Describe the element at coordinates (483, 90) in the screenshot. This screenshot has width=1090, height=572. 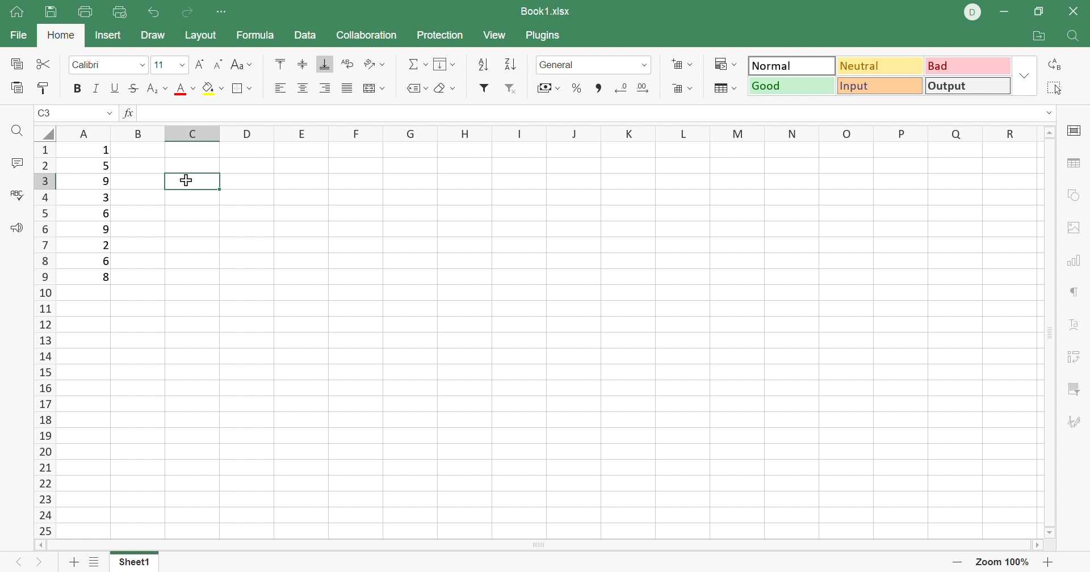
I see `Filter` at that location.